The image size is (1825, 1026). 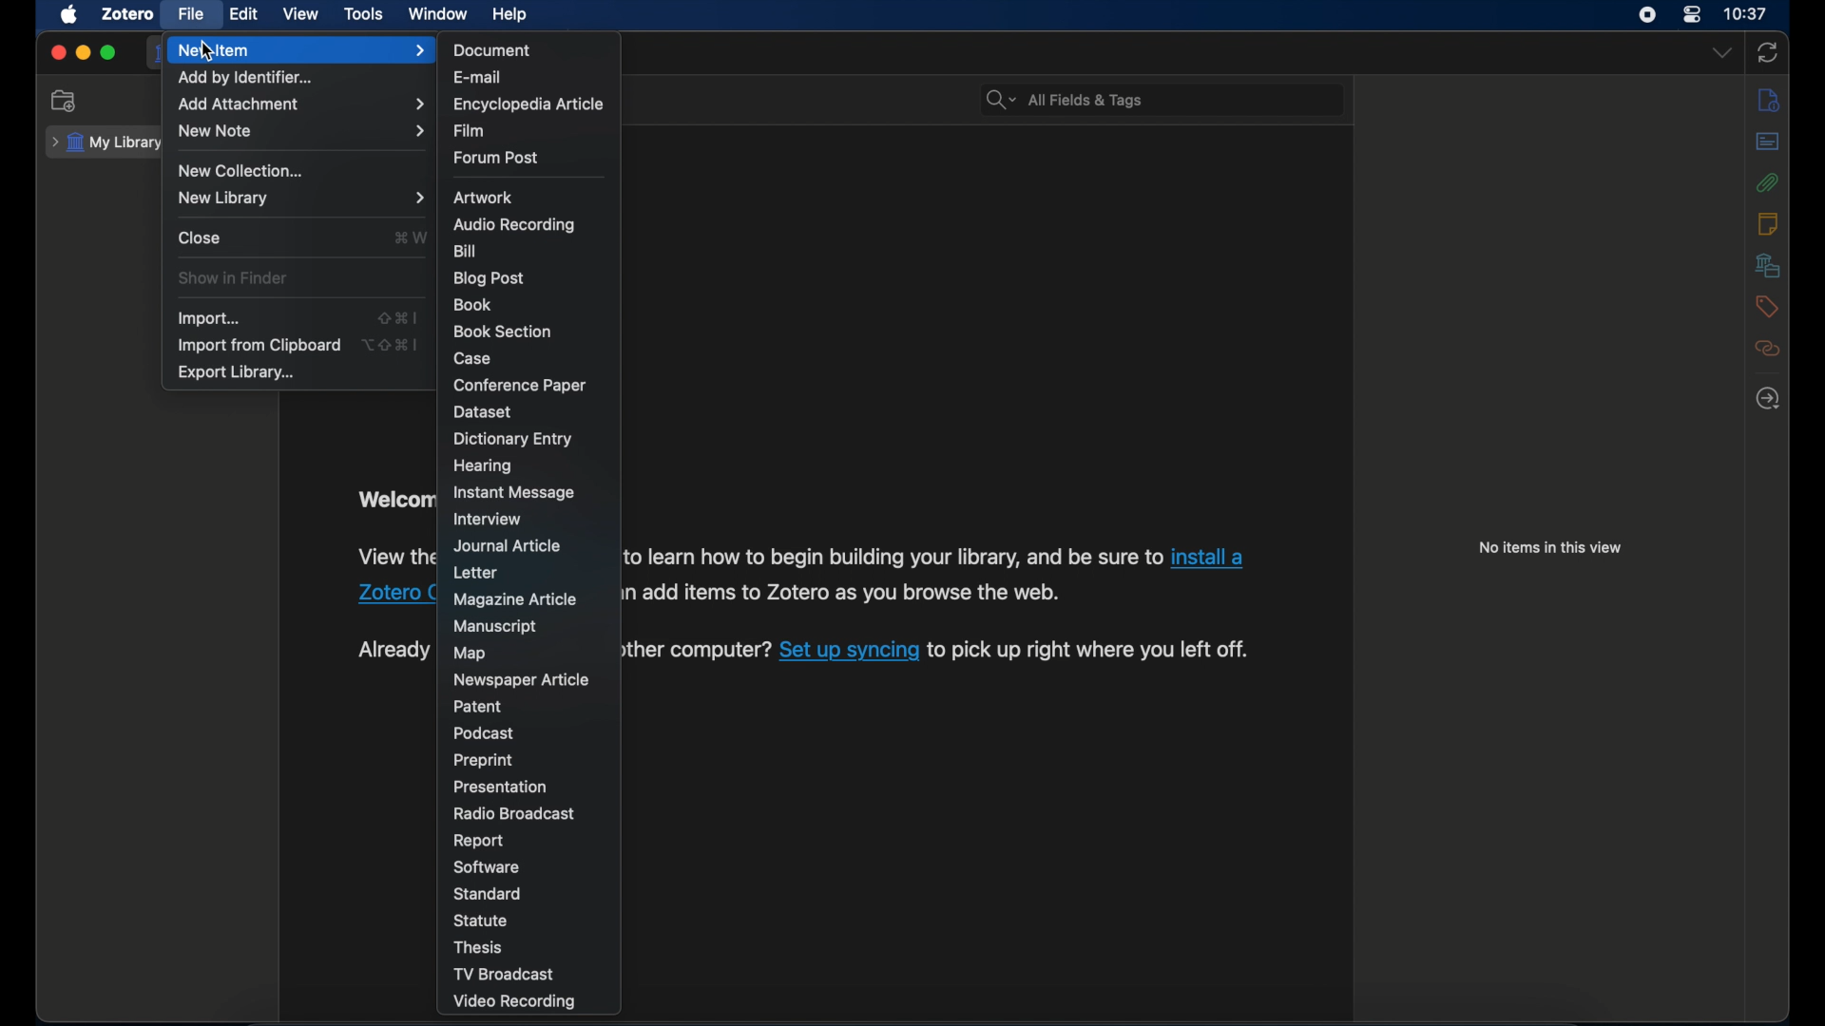 What do you see at coordinates (1767, 142) in the screenshot?
I see `abstract` at bounding box center [1767, 142].